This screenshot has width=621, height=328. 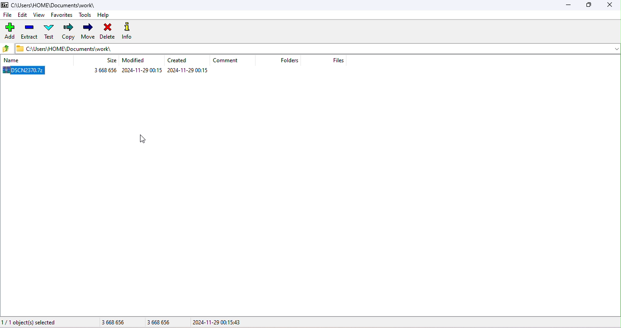 I want to click on view, so click(x=39, y=15).